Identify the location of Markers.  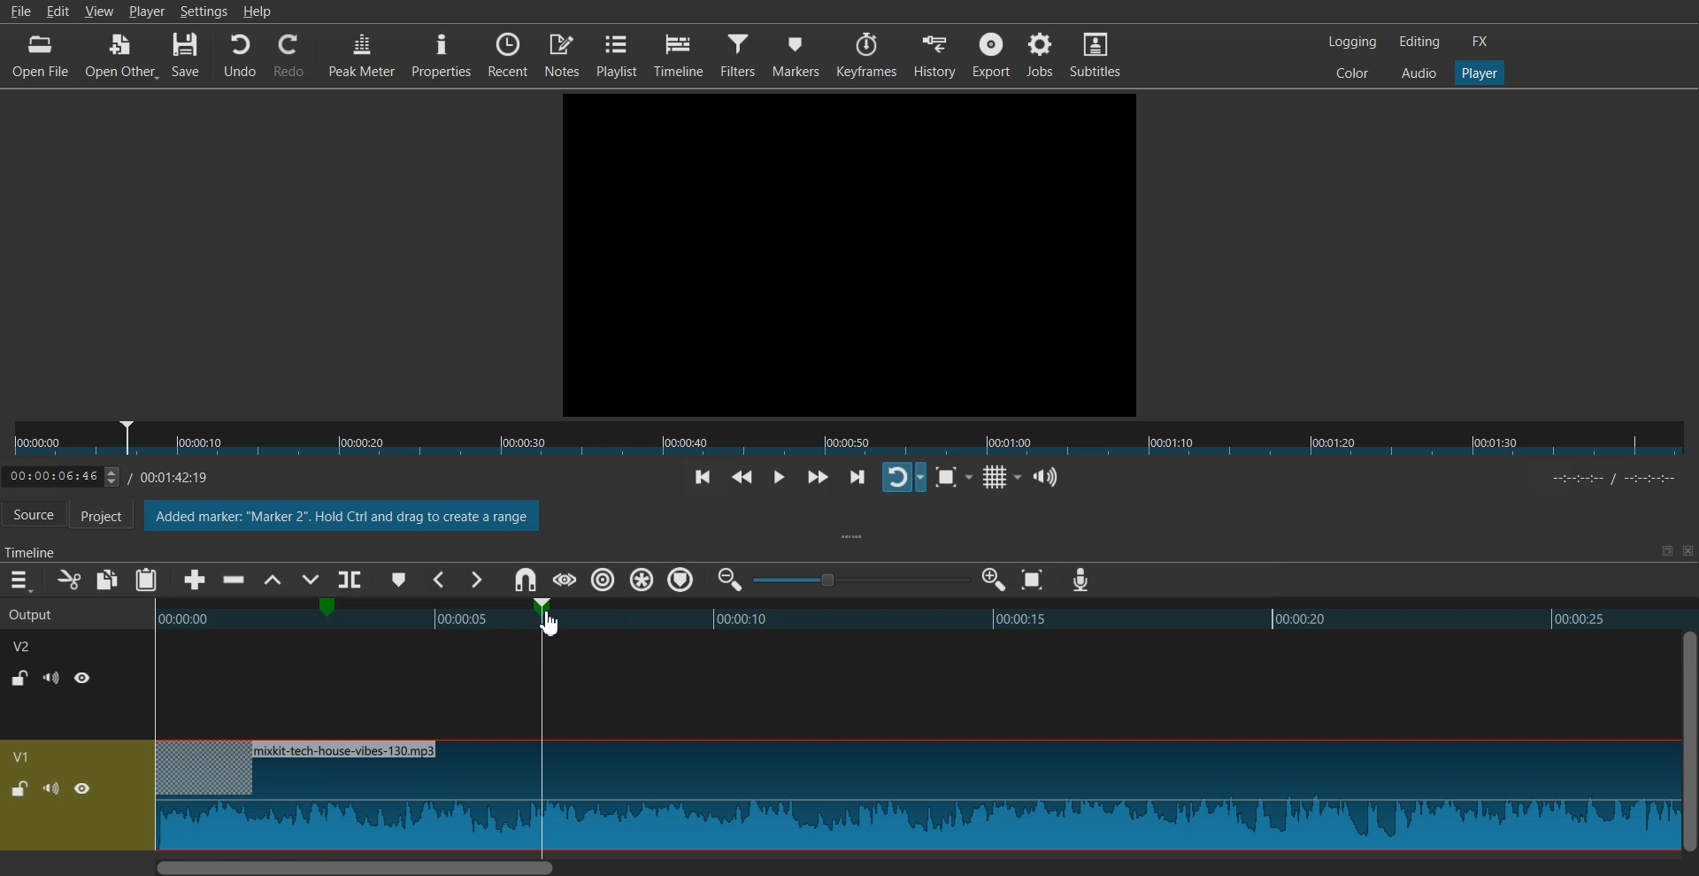
(796, 54).